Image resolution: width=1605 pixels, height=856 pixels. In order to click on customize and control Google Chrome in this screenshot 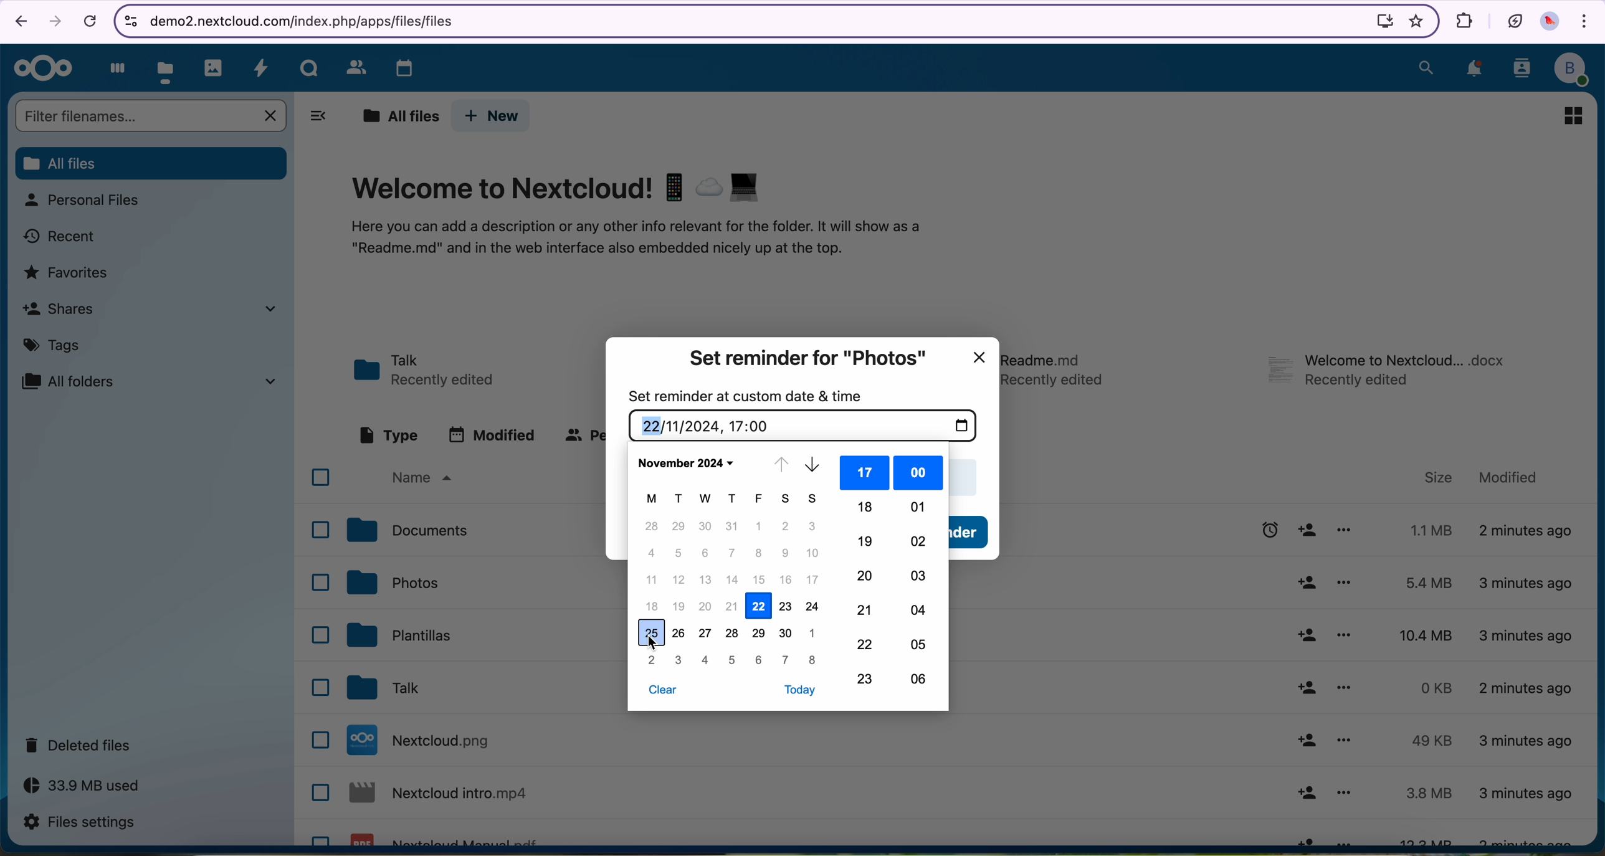, I will do `click(1586, 23)`.